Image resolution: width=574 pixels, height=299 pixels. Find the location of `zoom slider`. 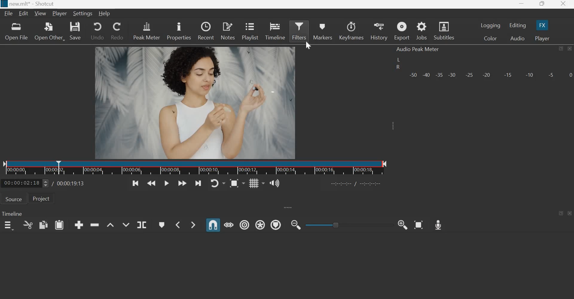

zoom slider is located at coordinates (347, 225).